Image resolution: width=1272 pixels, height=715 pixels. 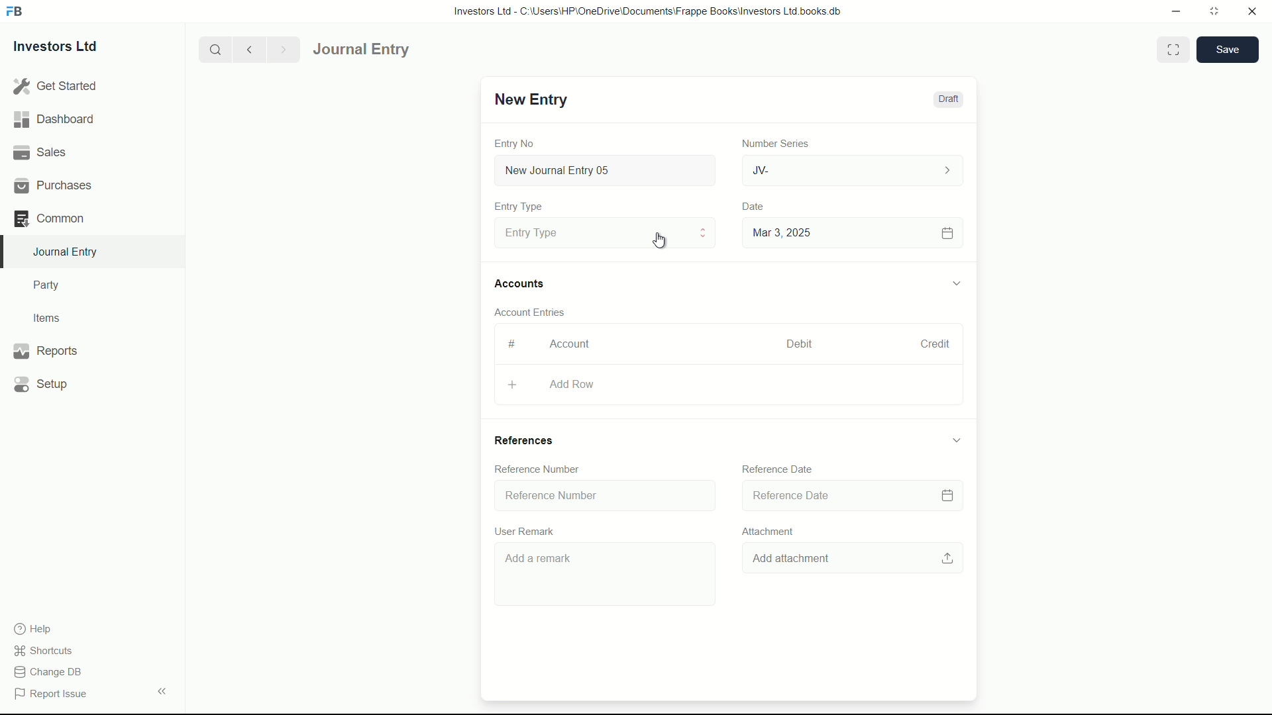 What do you see at coordinates (535, 310) in the screenshot?
I see `Account Entries` at bounding box center [535, 310].